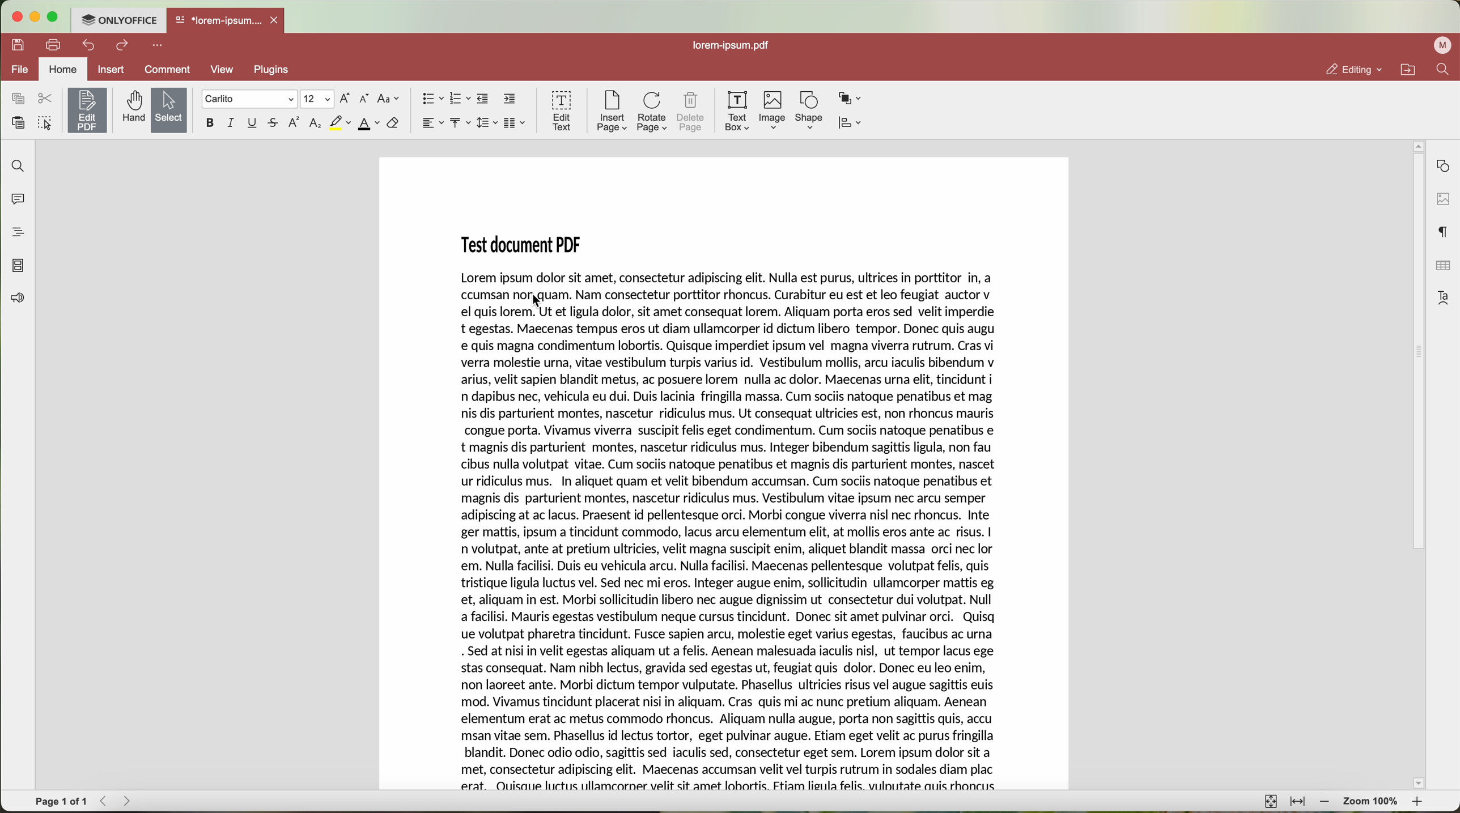 The width and height of the screenshot is (1460, 813). Describe the element at coordinates (487, 123) in the screenshot. I see `line spacing` at that location.